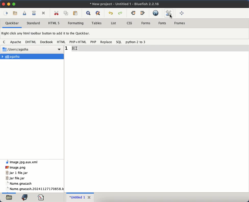  I want to click on hyperlink, so click(156, 12).